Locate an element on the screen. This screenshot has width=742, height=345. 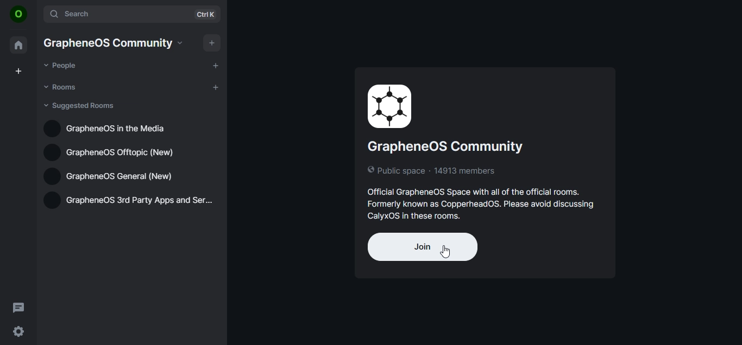
grapheneos 3rd party apps and services is located at coordinates (128, 202).